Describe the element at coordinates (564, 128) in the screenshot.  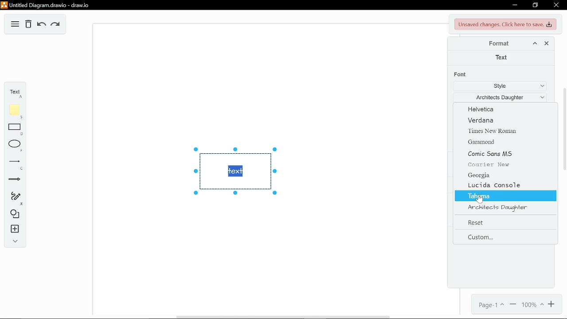
I see `vertical scrollbar` at that location.